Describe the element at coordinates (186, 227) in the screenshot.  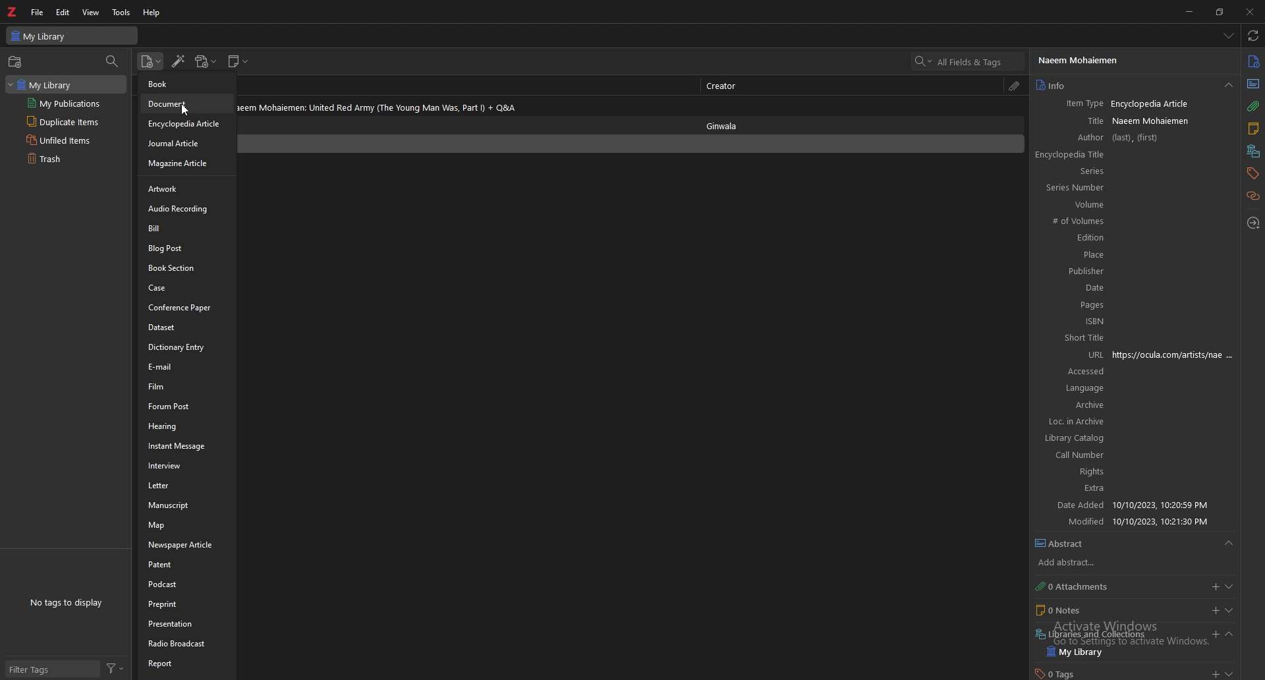
I see `bill` at that location.